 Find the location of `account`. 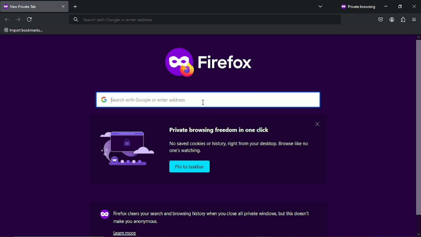

account is located at coordinates (391, 20).